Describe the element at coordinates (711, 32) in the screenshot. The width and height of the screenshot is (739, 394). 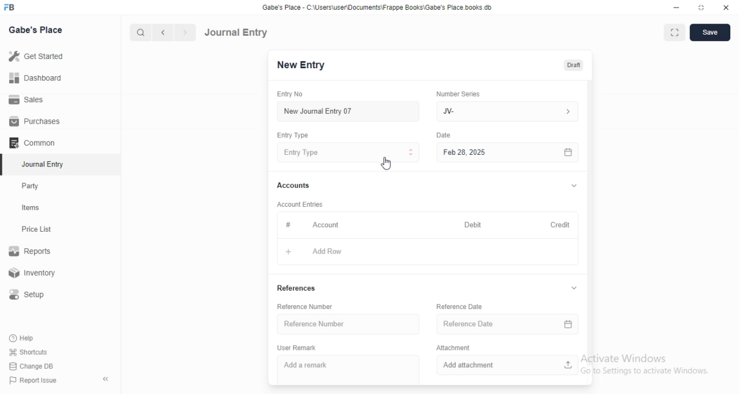
I see `save` at that location.